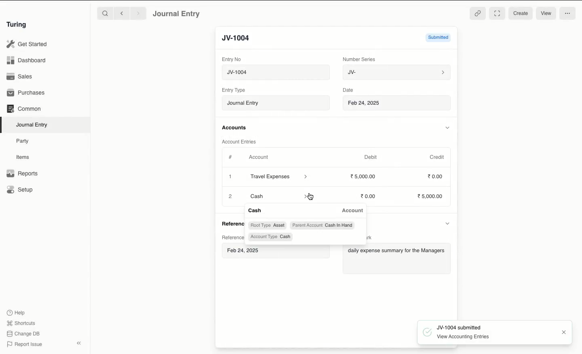  I want to click on Journal Entry, so click(276, 103).